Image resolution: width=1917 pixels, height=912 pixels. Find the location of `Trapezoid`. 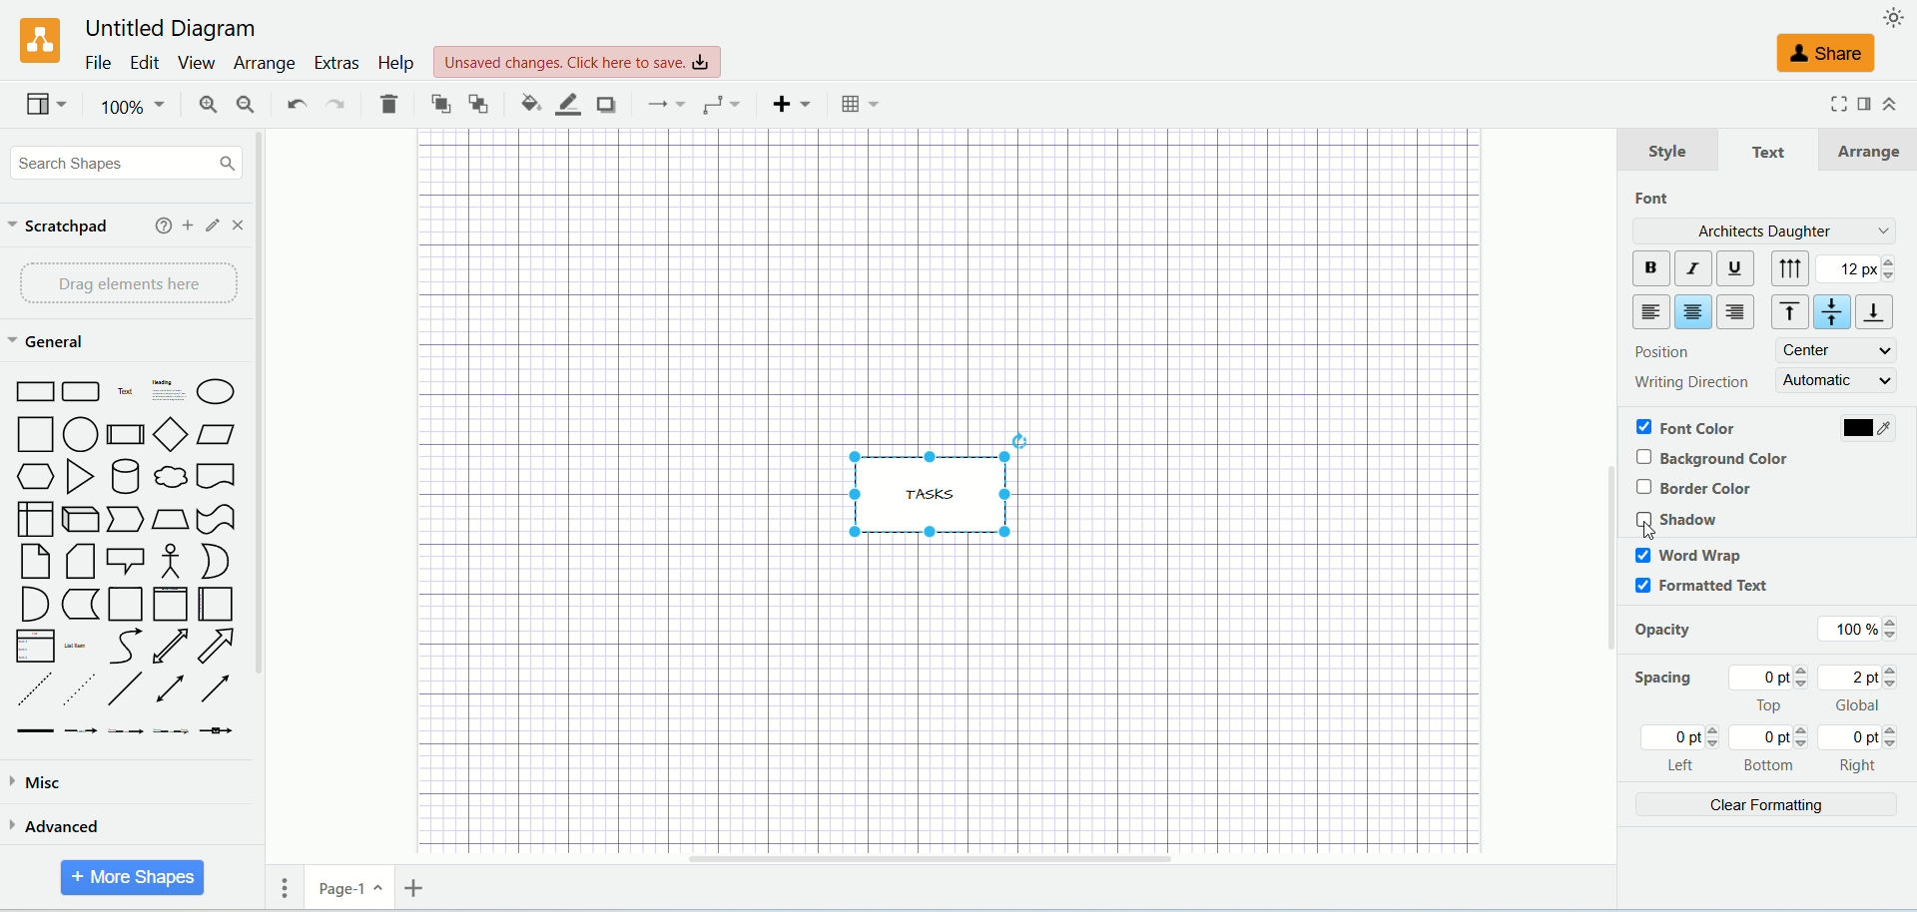

Trapezoid is located at coordinates (170, 520).